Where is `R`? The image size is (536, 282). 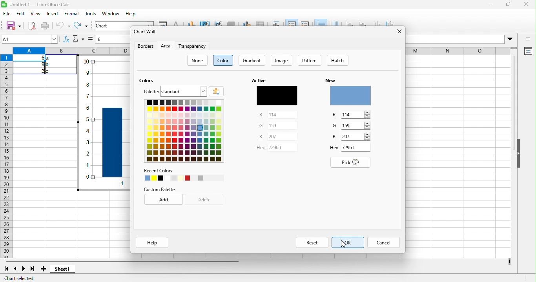 R is located at coordinates (334, 116).